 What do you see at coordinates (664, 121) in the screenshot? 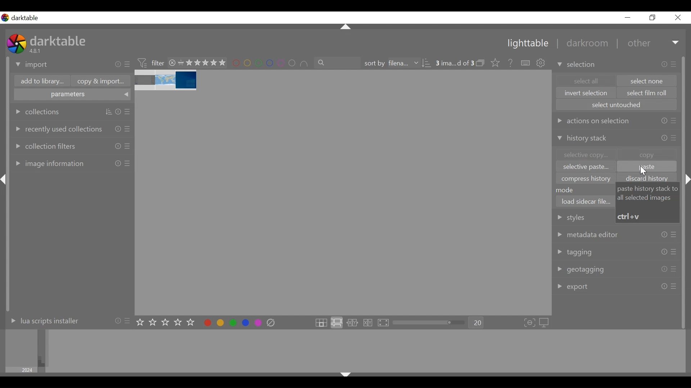
I see `info` at bounding box center [664, 121].